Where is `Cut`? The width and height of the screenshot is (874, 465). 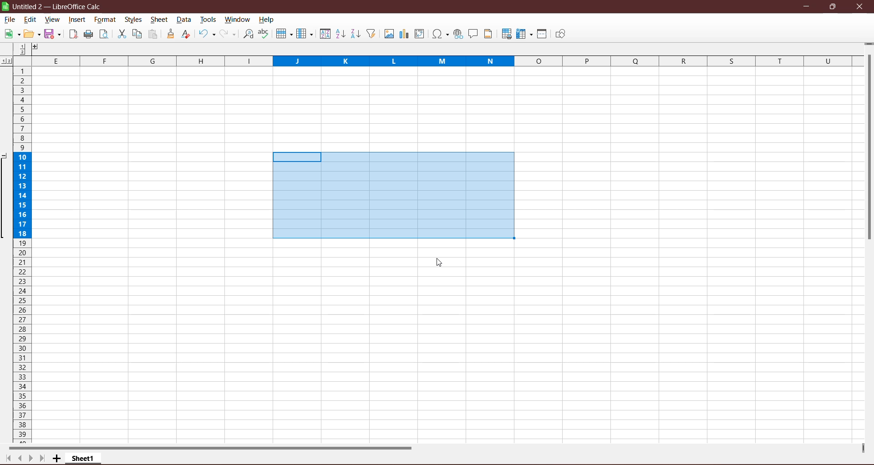
Cut is located at coordinates (121, 34).